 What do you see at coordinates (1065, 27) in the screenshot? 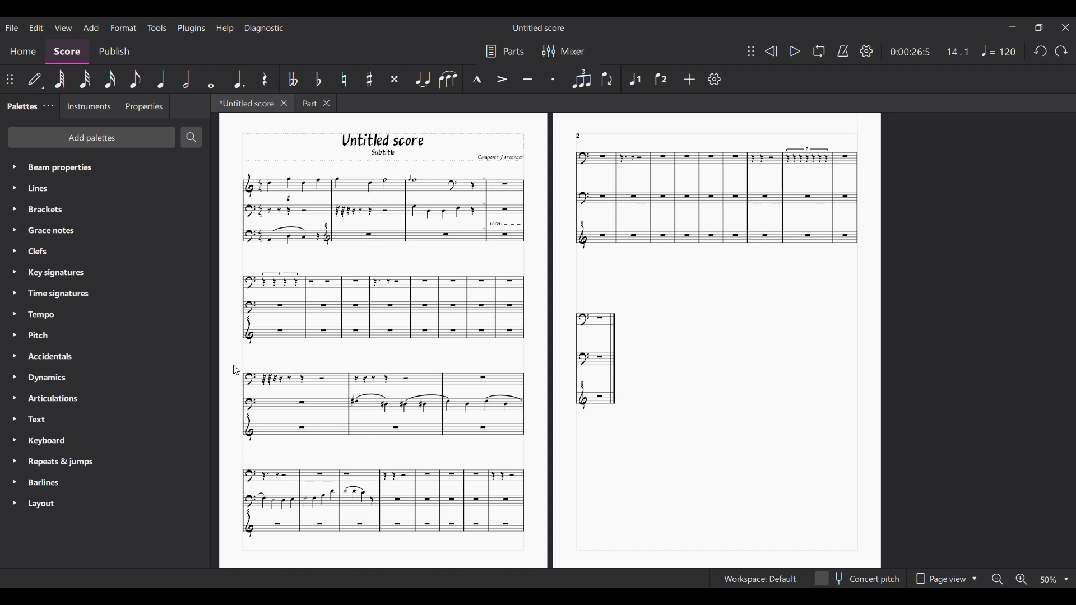
I see `Close interface` at bounding box center [1065, 27].